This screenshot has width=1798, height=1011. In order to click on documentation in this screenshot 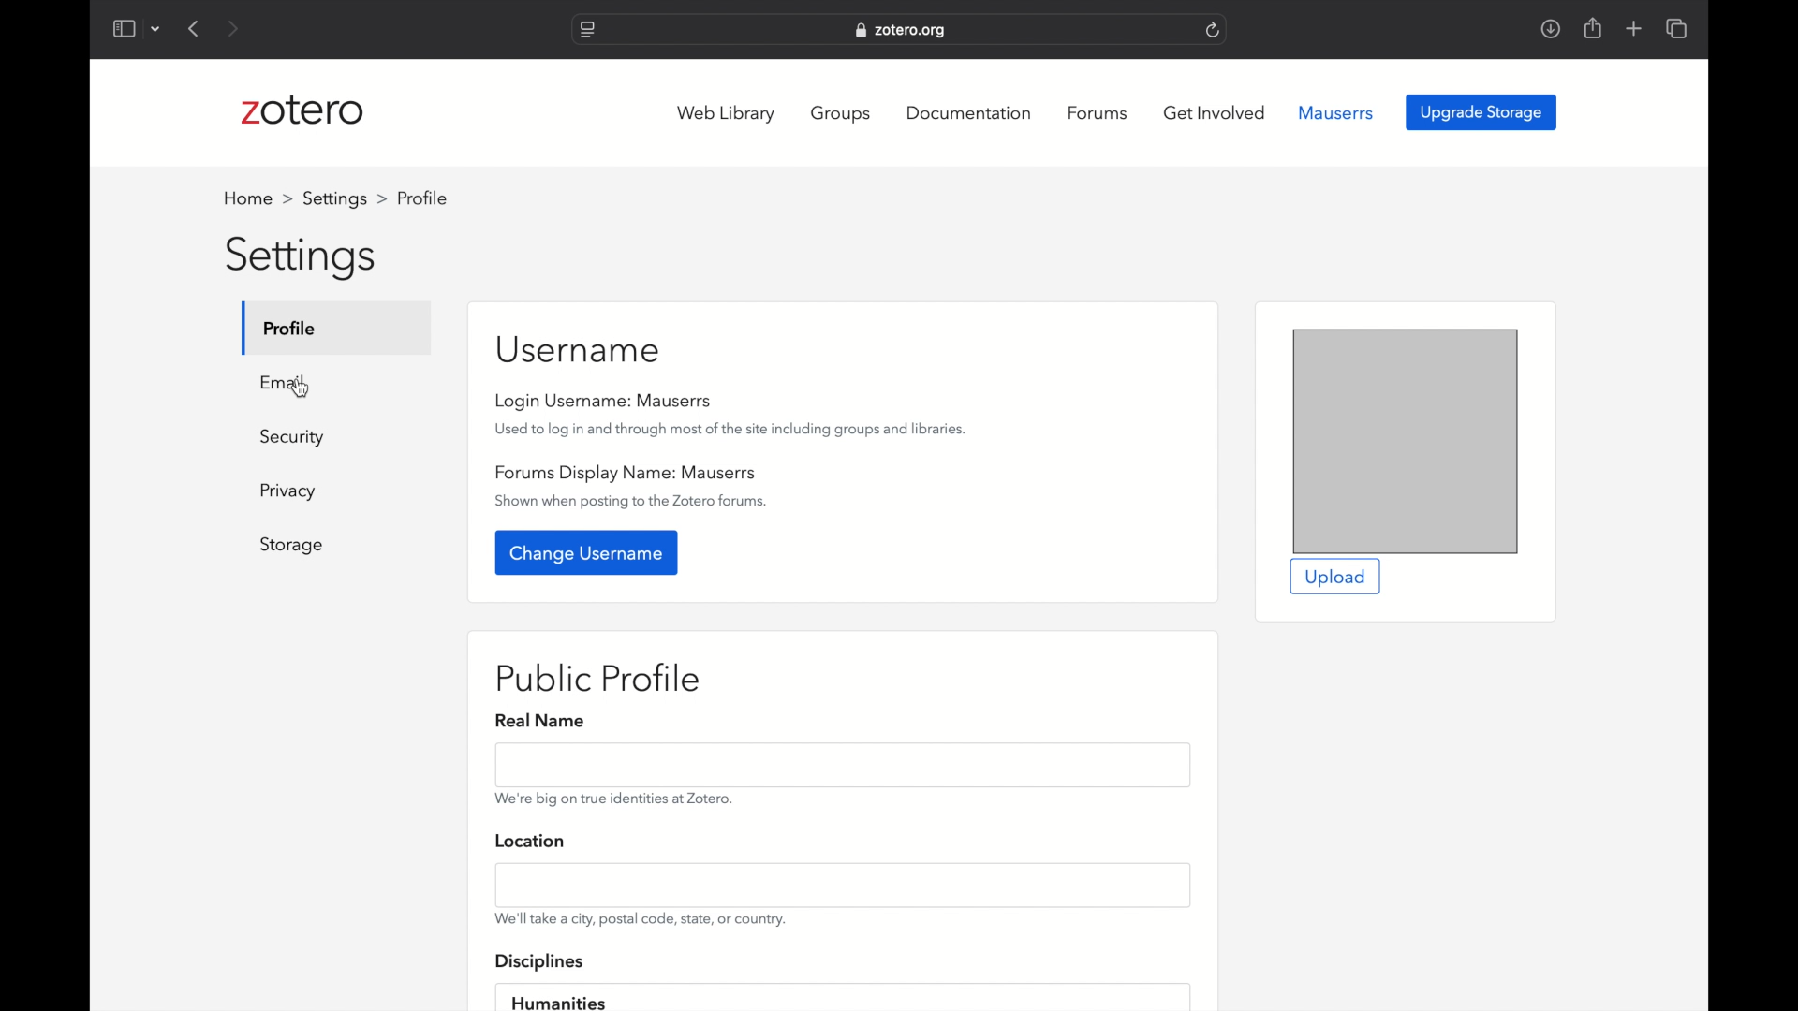, I will do `click(970, 111)`.